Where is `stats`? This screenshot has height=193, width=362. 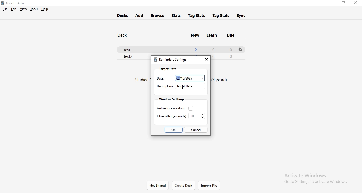 stats is located at coordinates (177, 15).